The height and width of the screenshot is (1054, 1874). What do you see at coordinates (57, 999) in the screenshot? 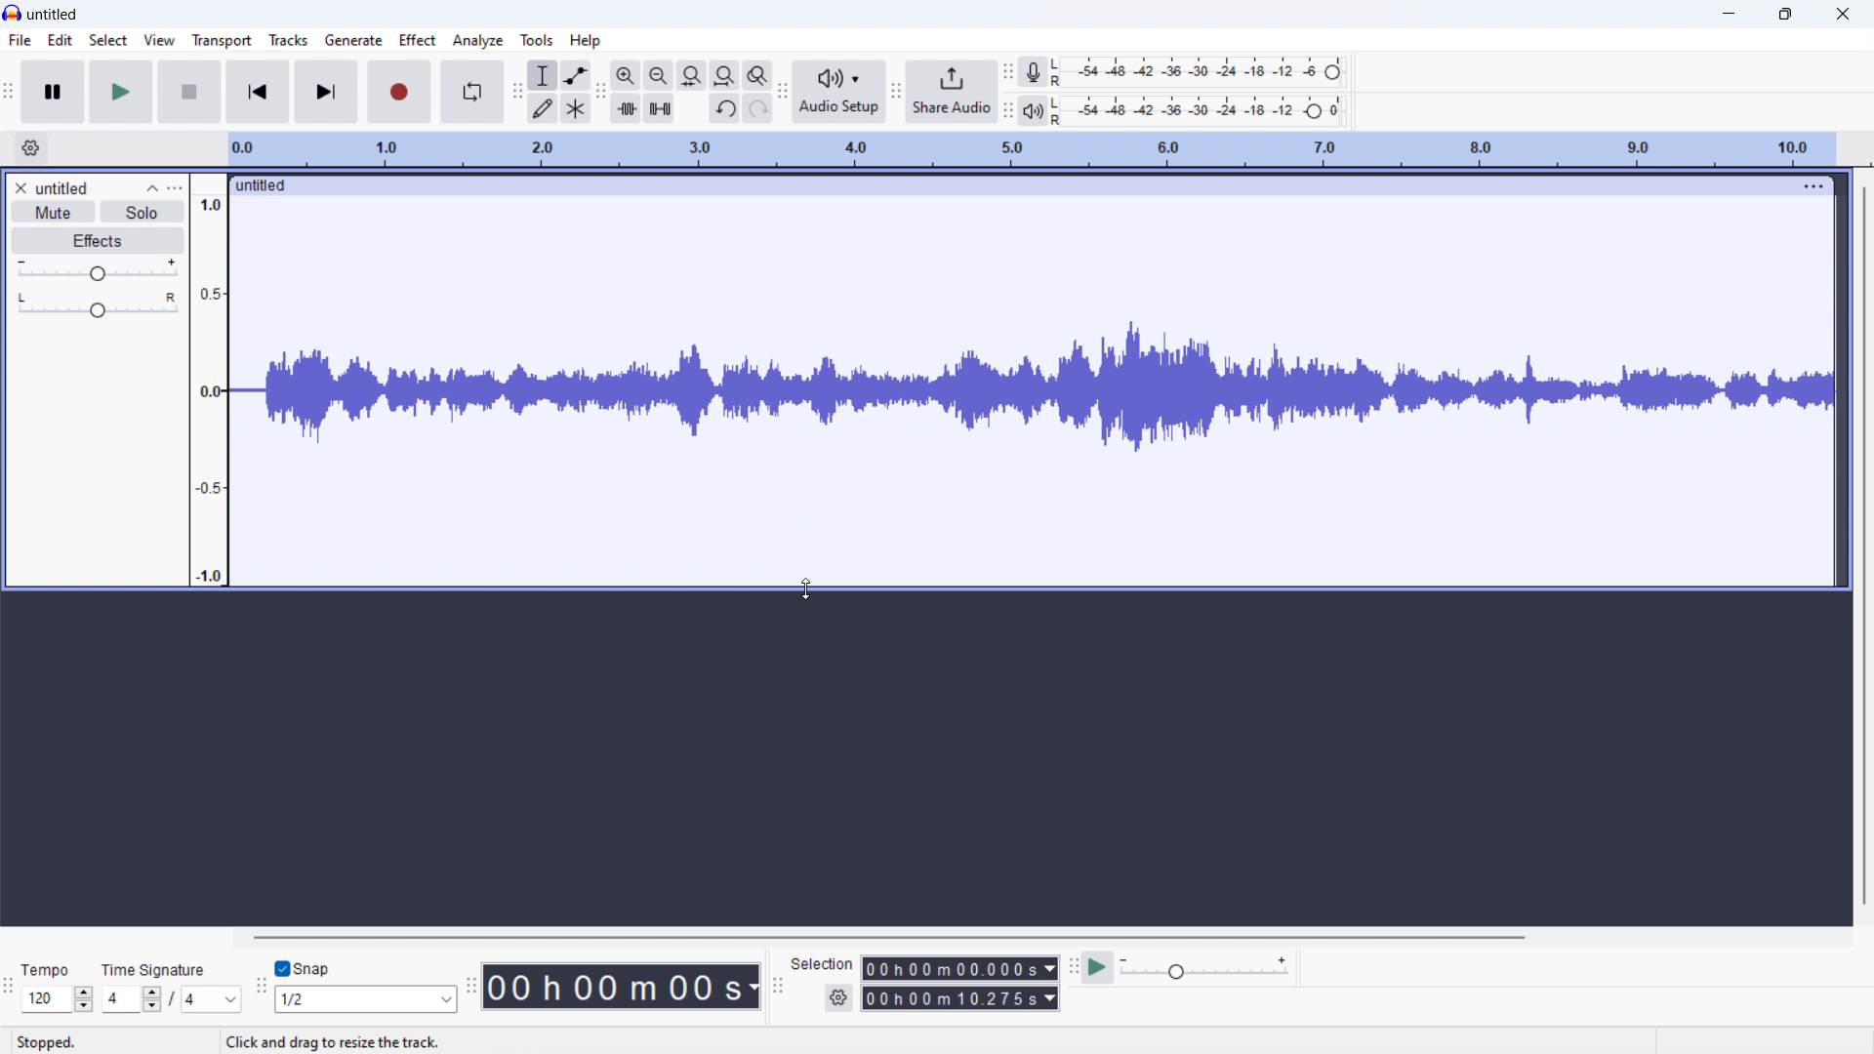
I see `set tempo` at bounding box center [57, 999].